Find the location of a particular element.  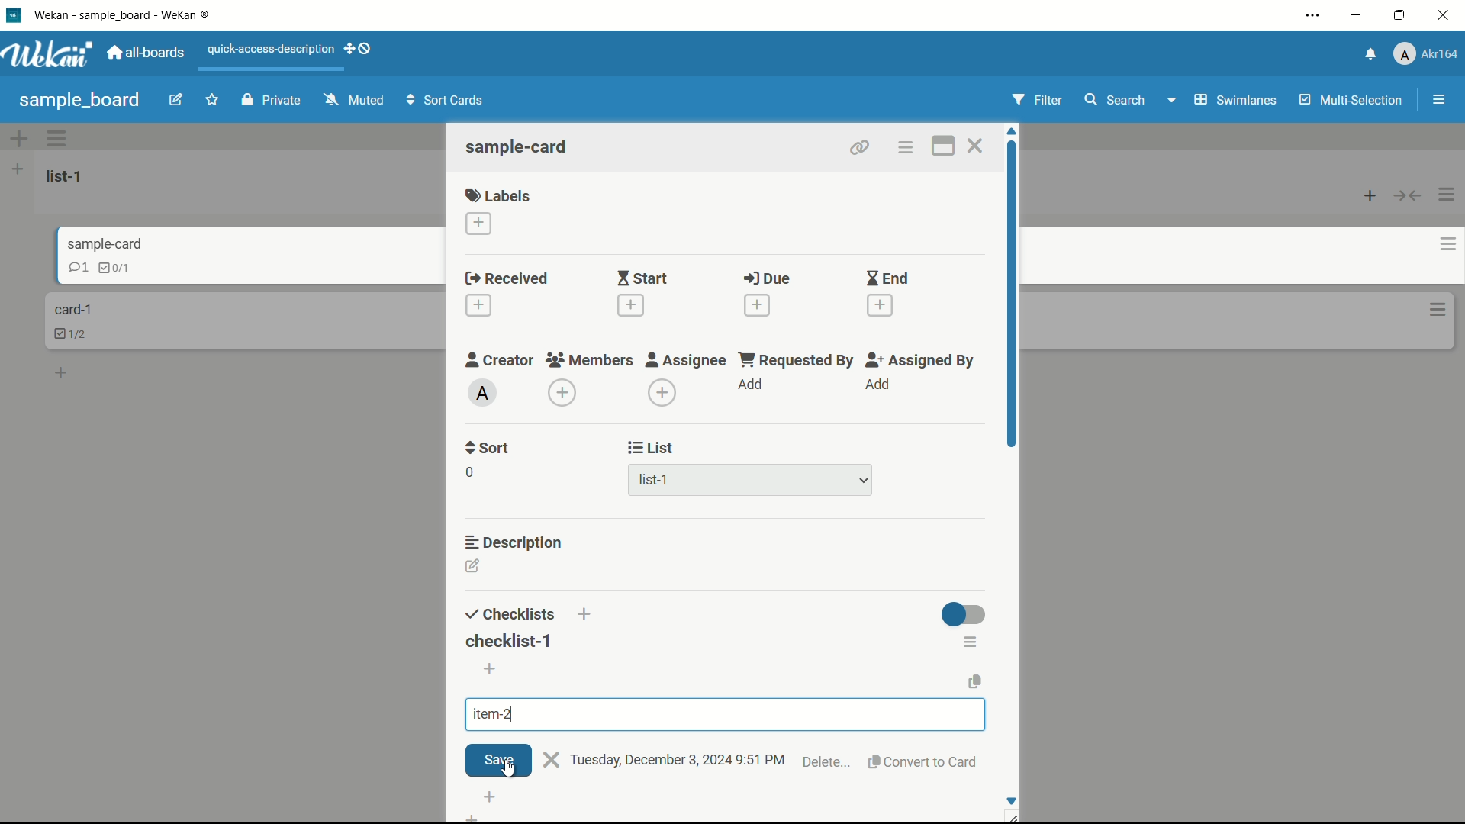

star is located at coordinates (211, 99).